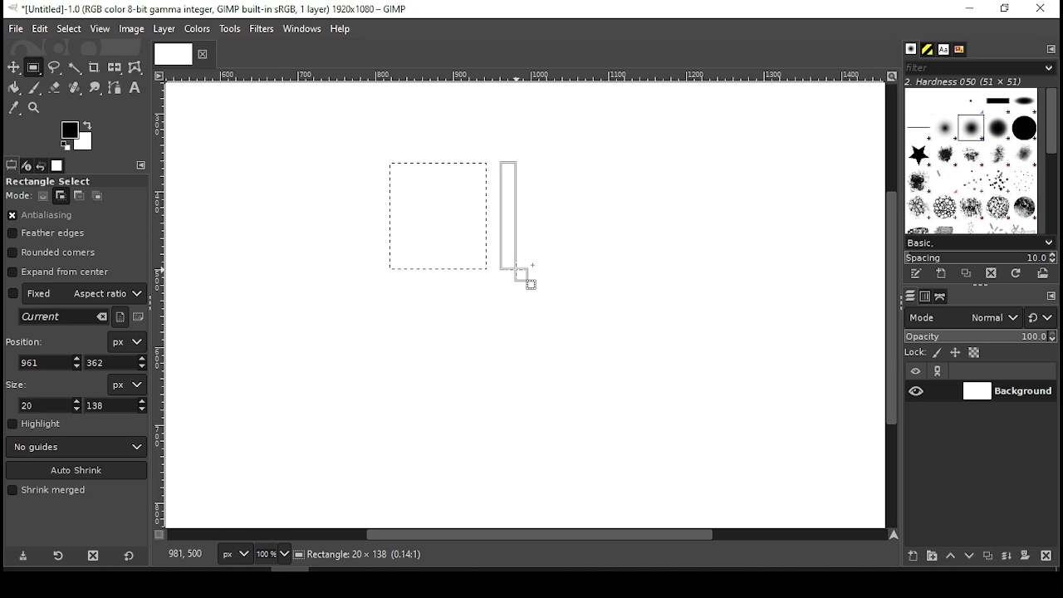 The width and height of the screenshot is (1063, 598). What do you see at coordinates (523, 277) in the screenshot?
I see `mouse pointer` at bounding box center [523, 277].